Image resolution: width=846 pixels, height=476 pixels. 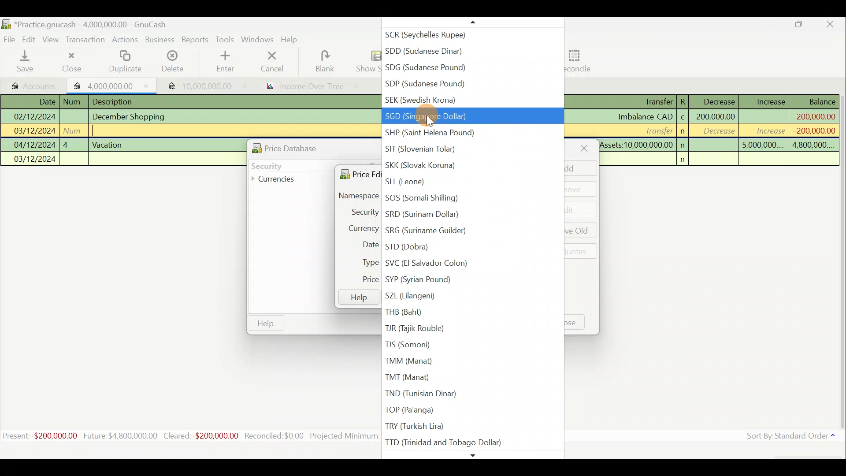 What do you see at coordinates (10, 38) in the screenshot?
I see `File` at bounding box center [10, 38].